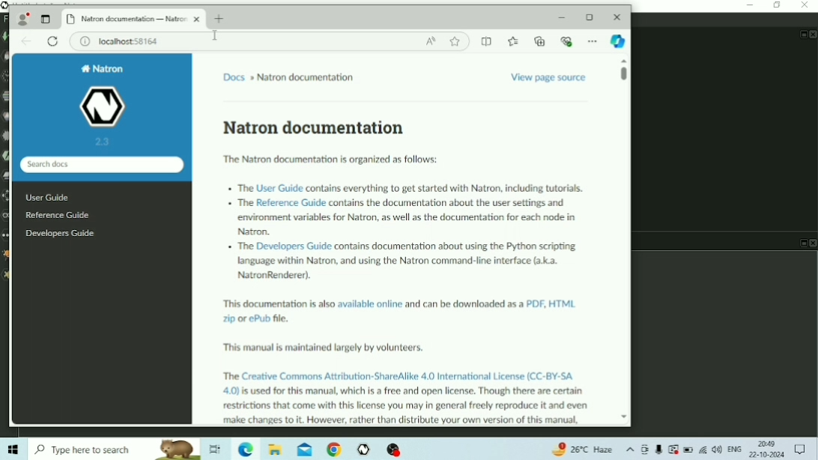 This screenshot has height=460, width=818. What do you see at coordinates (404, 230) in the screenshot?
I see `+ The User Guide contains everything to get started with Natron, including tutoriak

+ The Reference Guide contains the documentation about the user settings and
‘environment variables for Natron, as well as the documentation for each node in
Natron.

. The Developers Guide contains documentation about using the Python scripting
tanguage within Natron, and using the Natron command-line interface (3.3.
NatronRenderer).` at bounding box center [404, 230].